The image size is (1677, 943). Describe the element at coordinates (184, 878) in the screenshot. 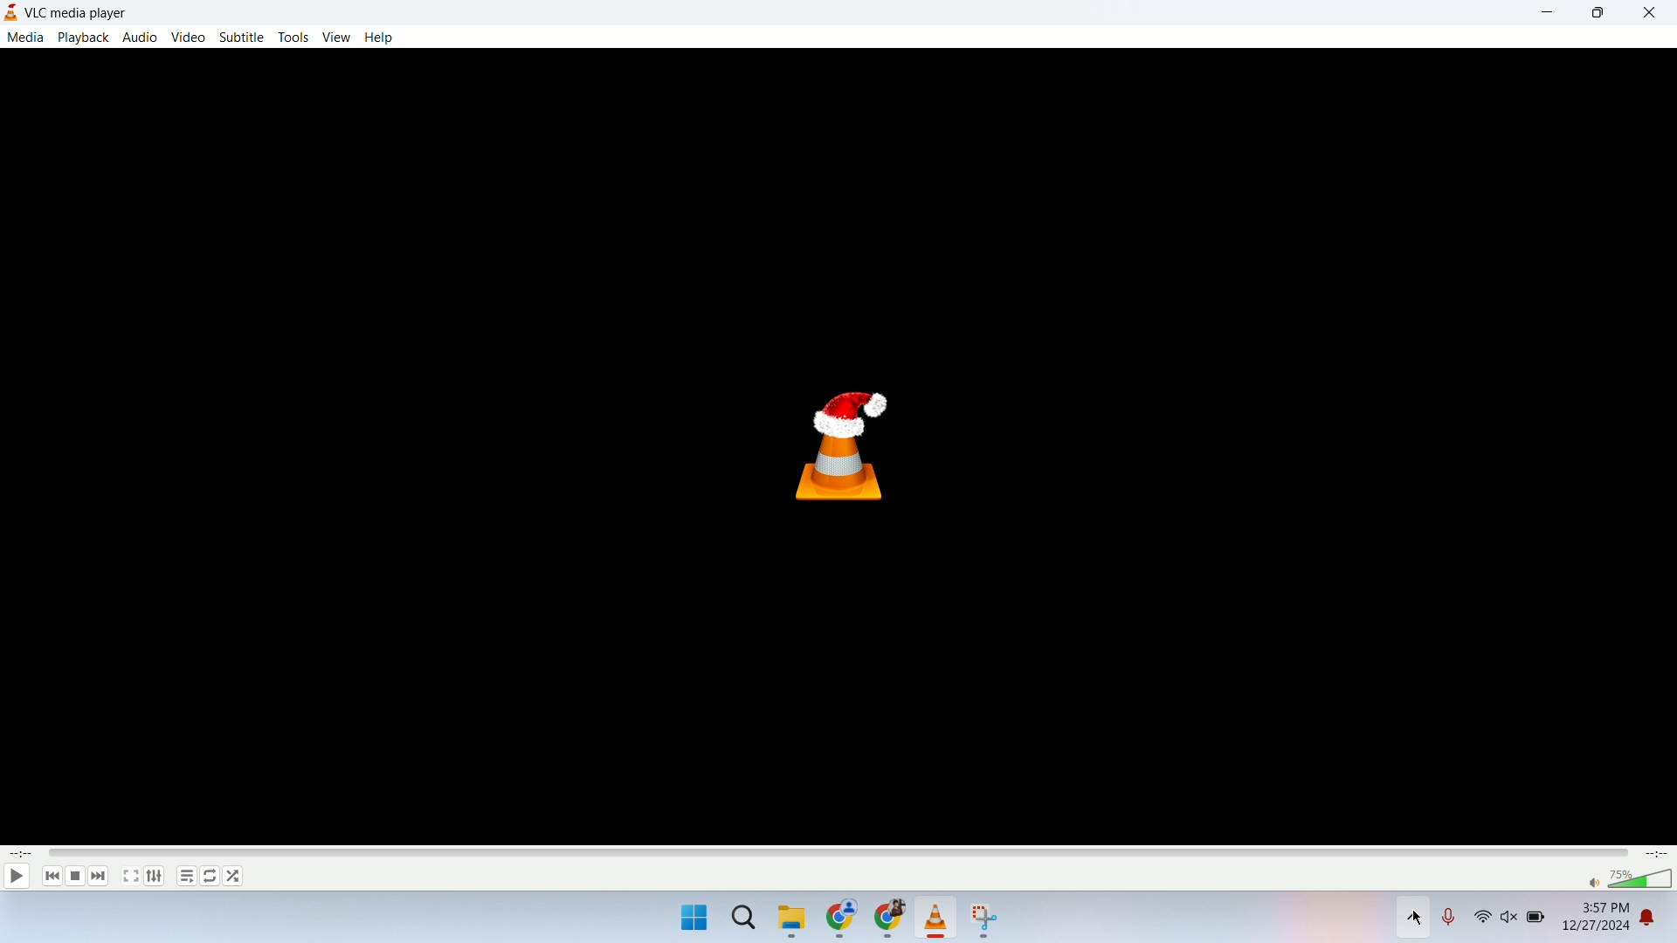

I see `playlist` at that location.